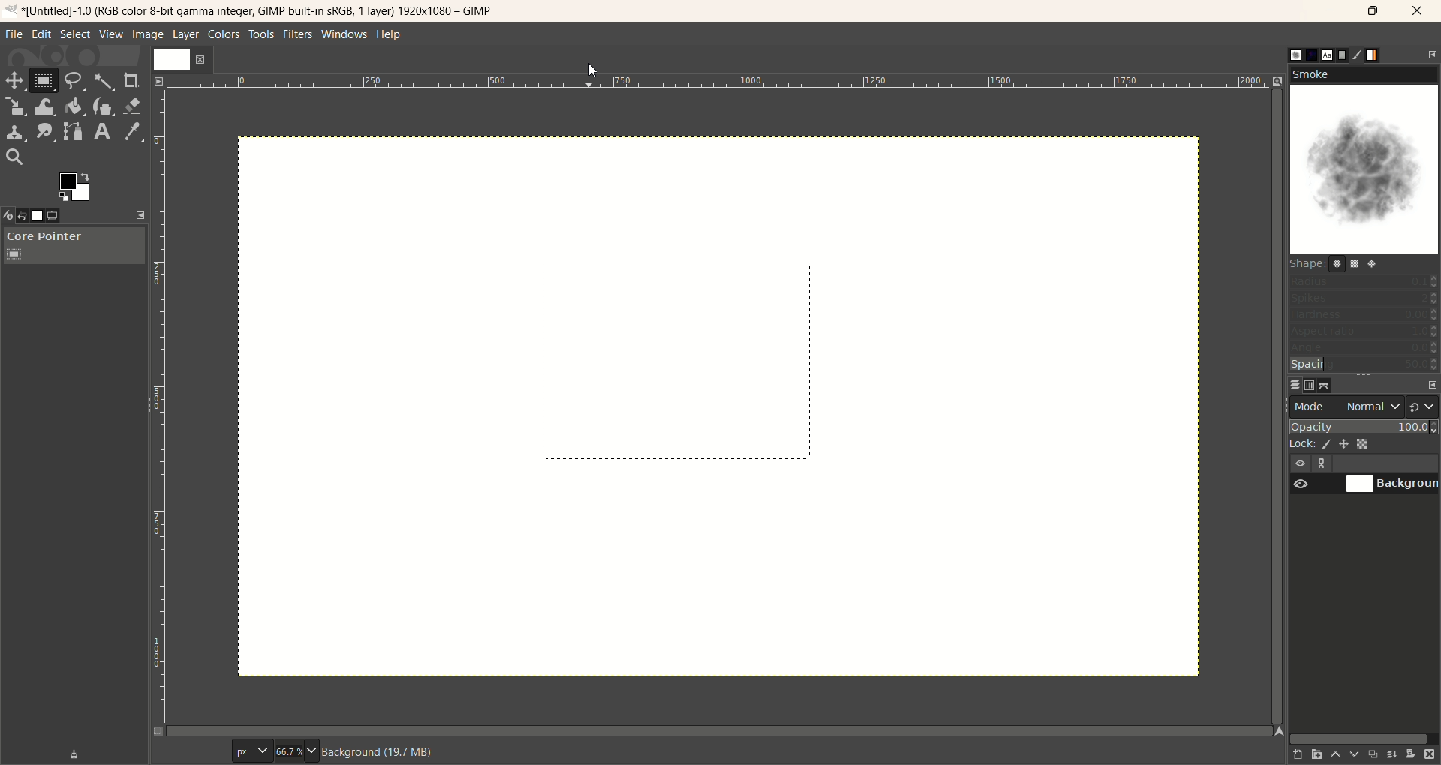 Image resolution: width=1441 pixels, height=765 pixels. Describe the element at coordinates (1419, 11) in the screenshot. I see `close` at that location.